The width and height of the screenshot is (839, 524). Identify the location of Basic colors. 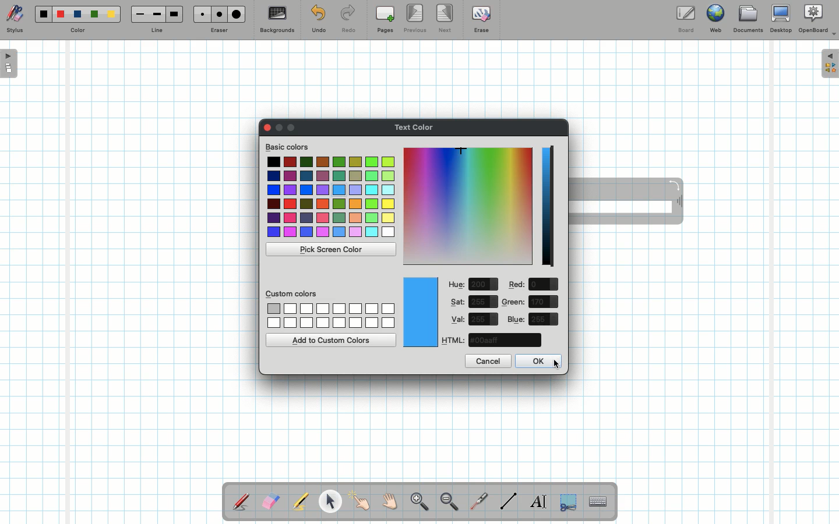
(288, 146).